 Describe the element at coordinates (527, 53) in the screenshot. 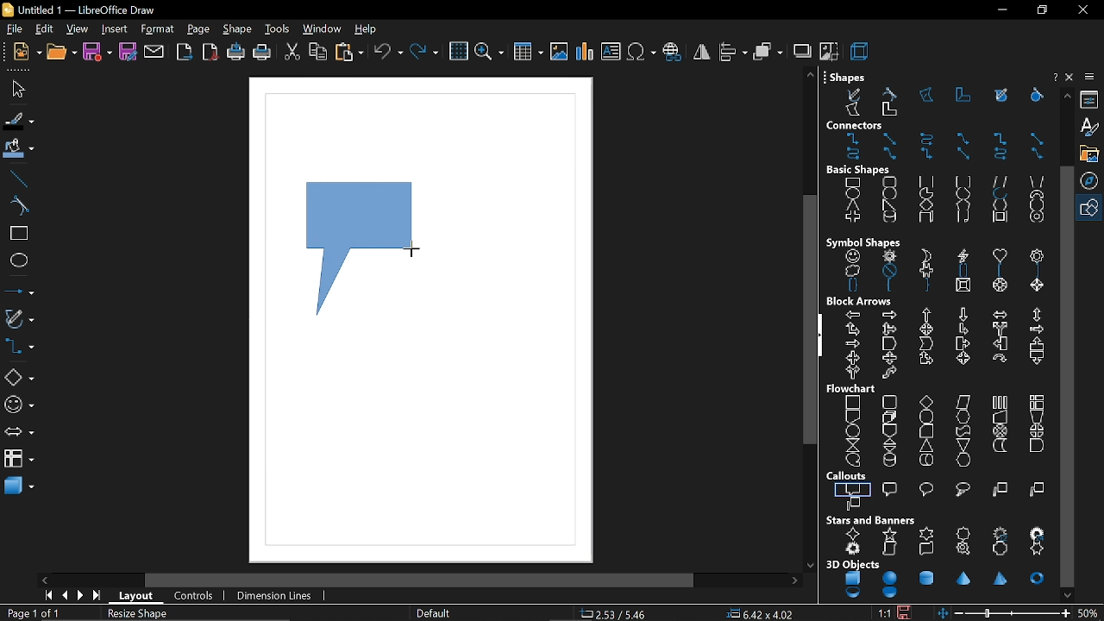

I see `insert table` at that location.